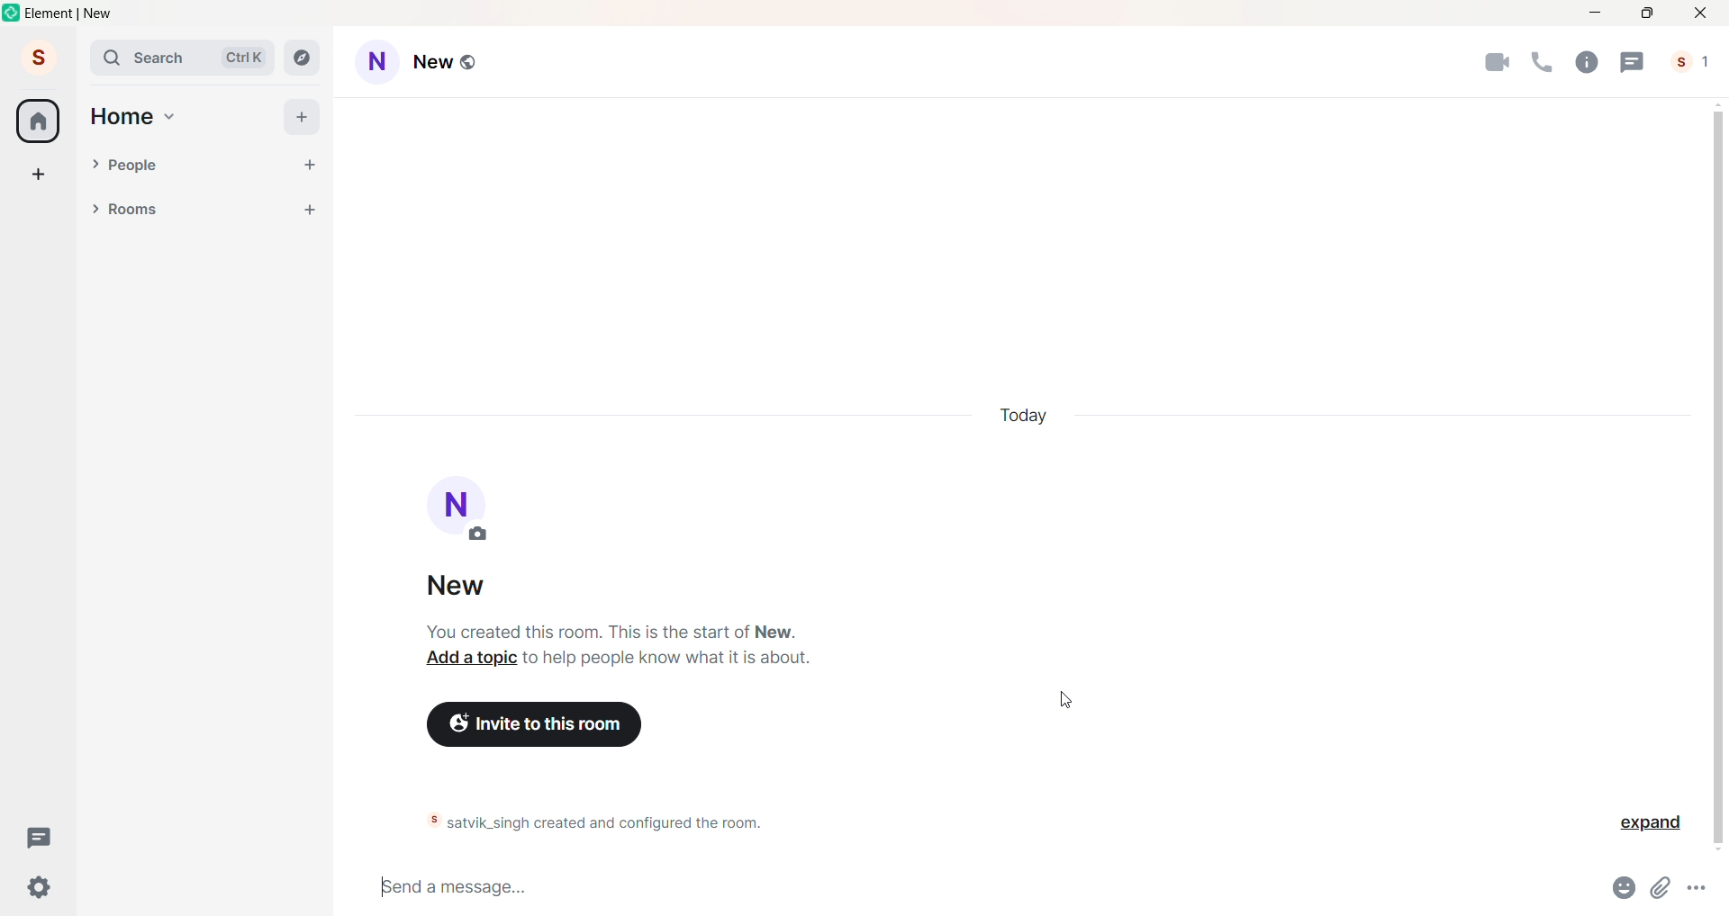 The width and height of the screenshot is (1729, 916). Describe the element at coordinates (1696, 61) in the screenshot. I see `People Count` at that location.